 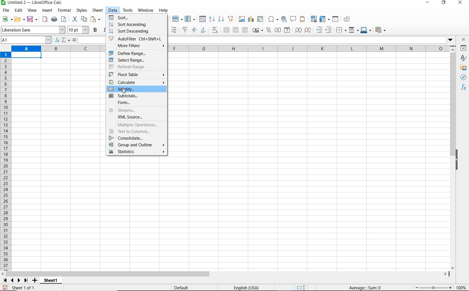 I want to click on insert or edit pivot table, so click(x=261, y=19).